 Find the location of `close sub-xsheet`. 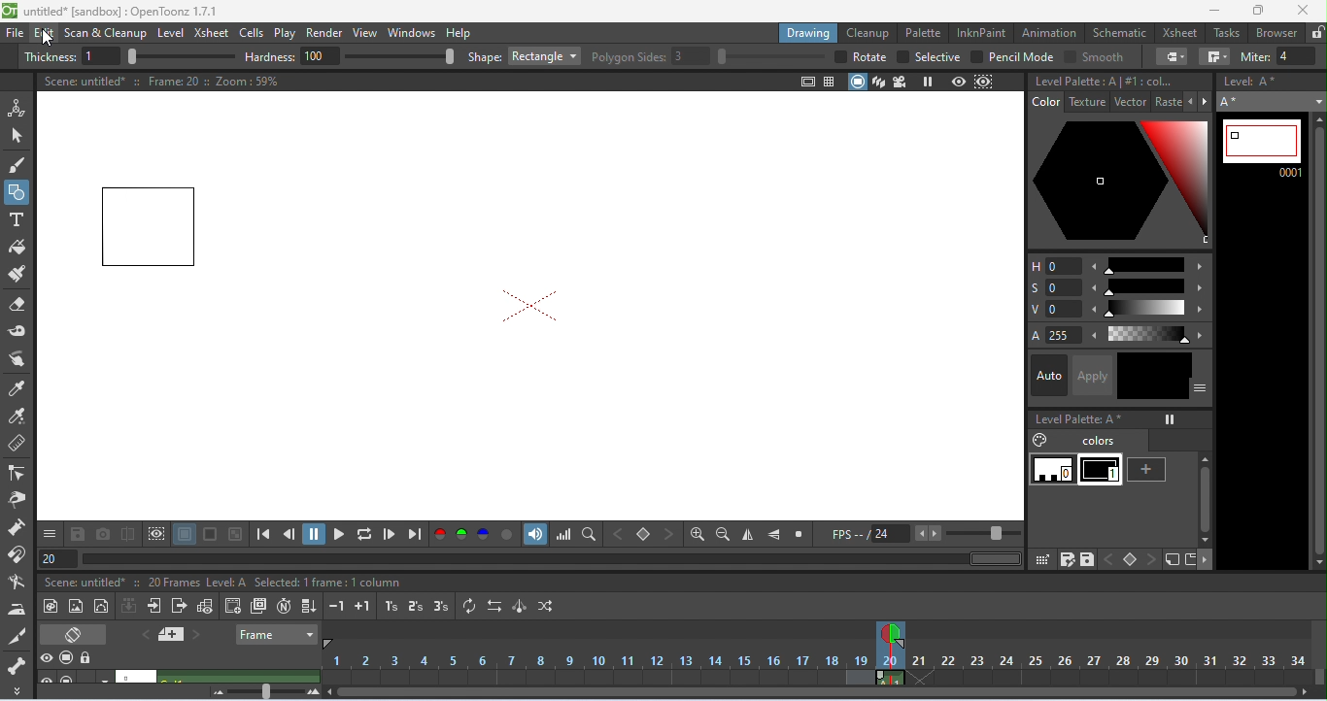

close sub-xsheet is located at coordinates (179, 605).